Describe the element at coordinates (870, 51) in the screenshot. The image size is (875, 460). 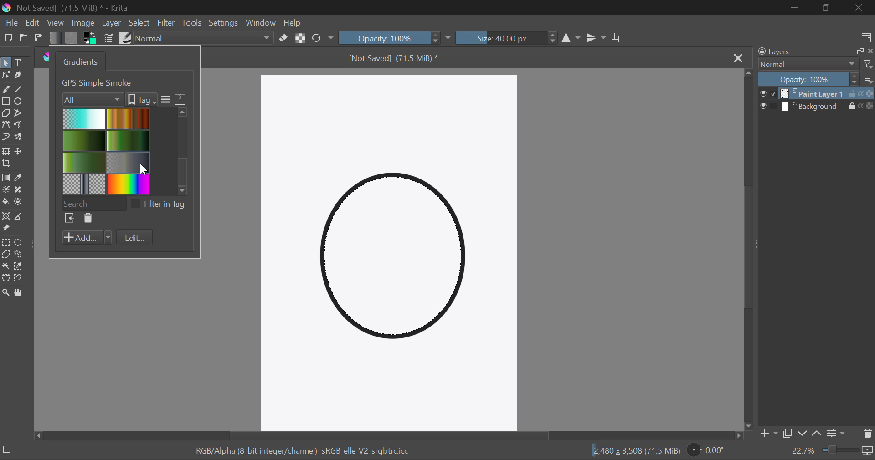
I see `close` at that location.